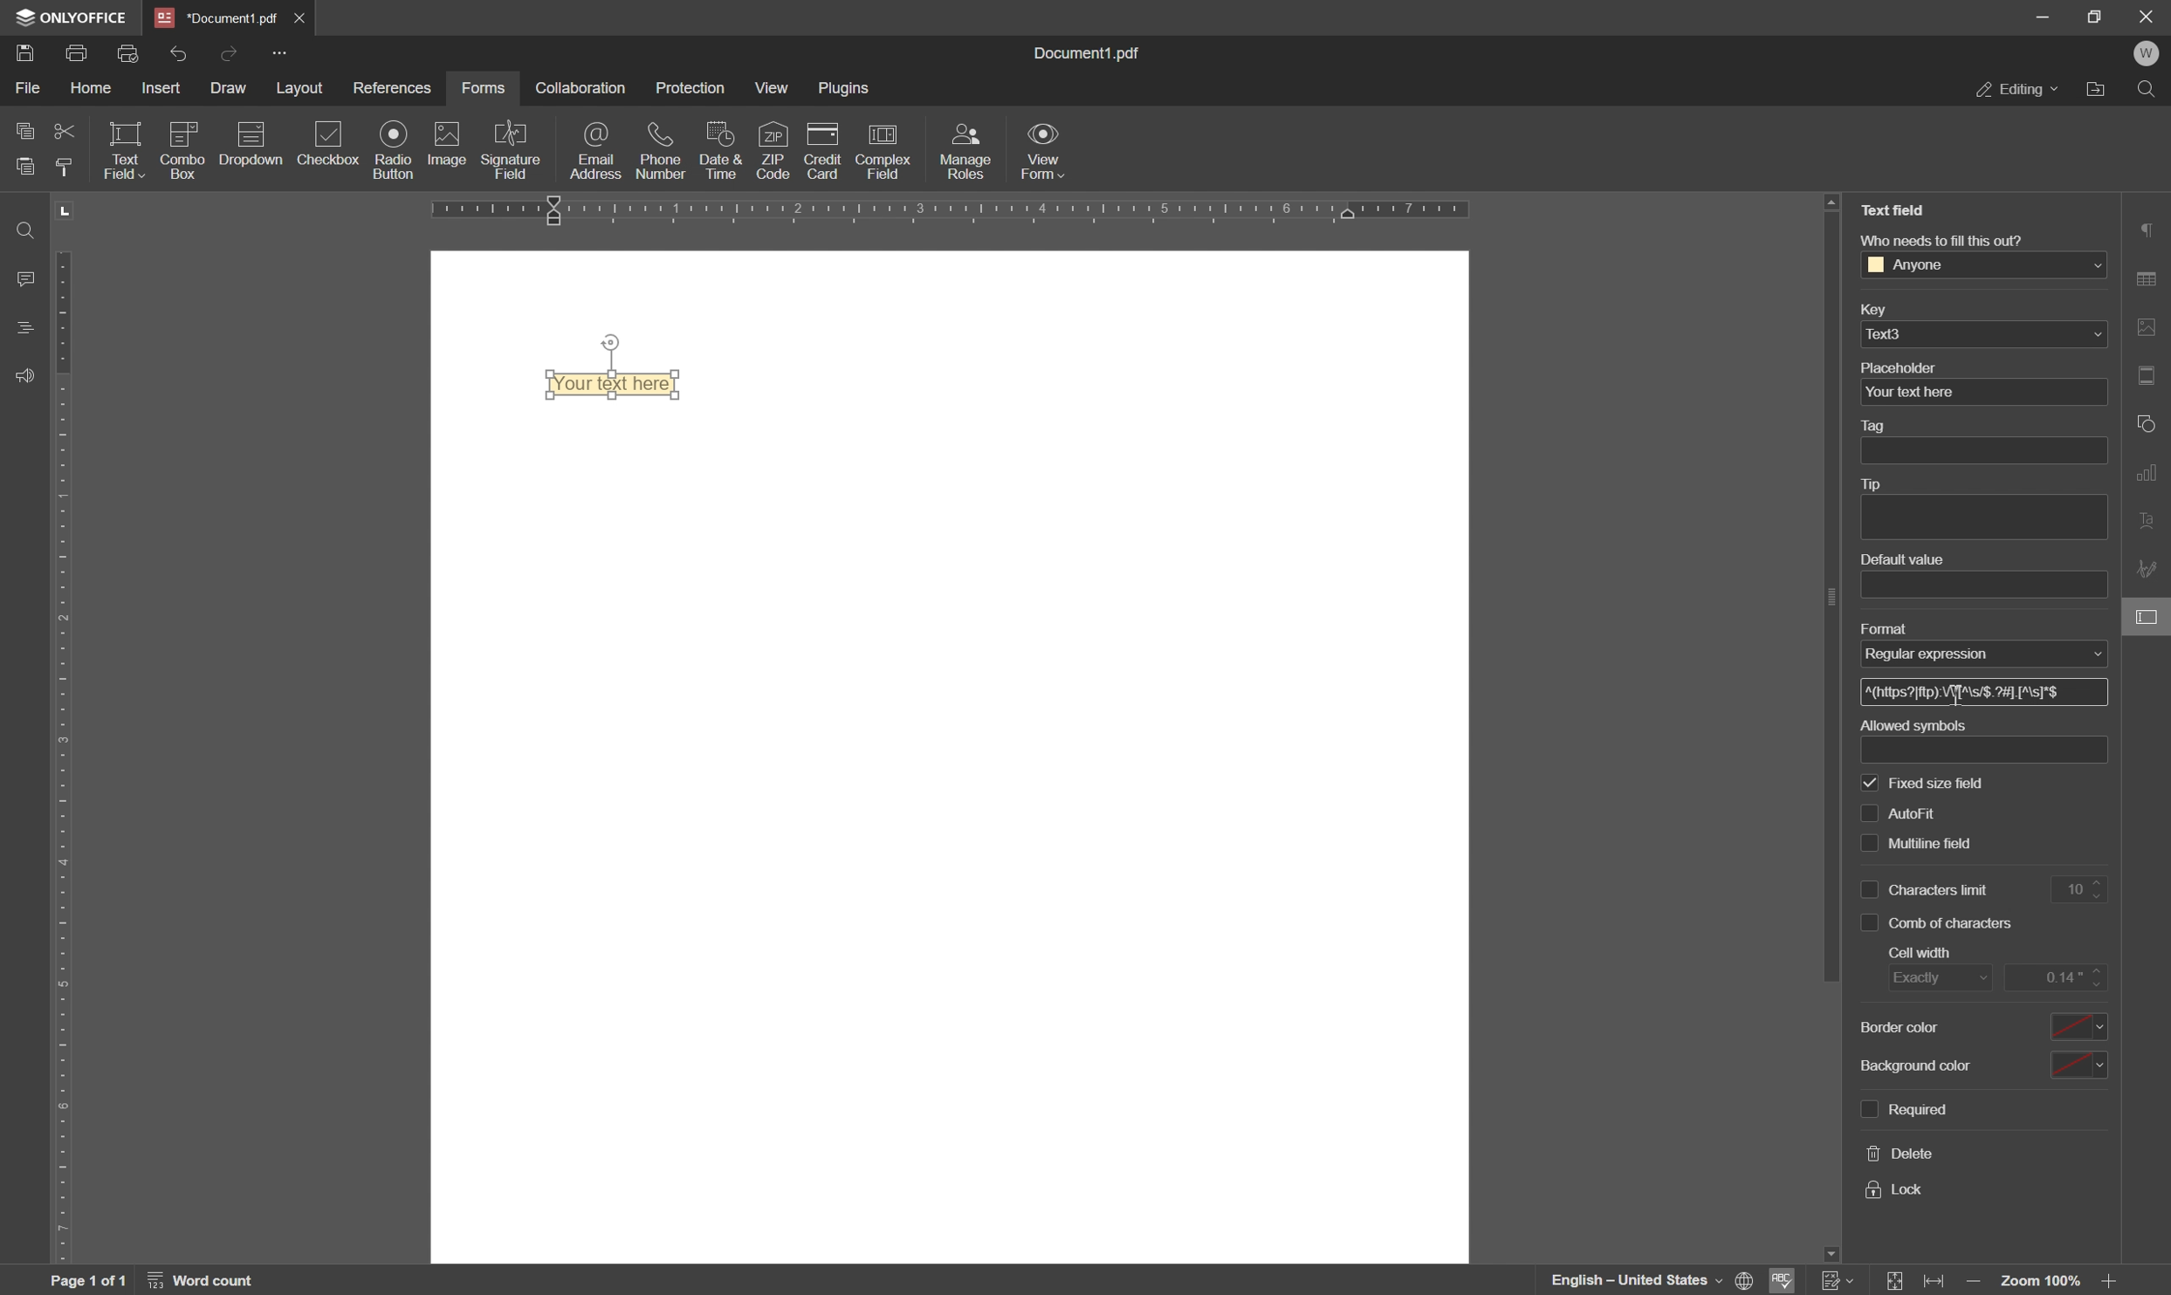 This screenshot has width=2171, height=1295. Describe the element at coordinates (1913, 1028) in the screenshot. I see `background color` at that location.